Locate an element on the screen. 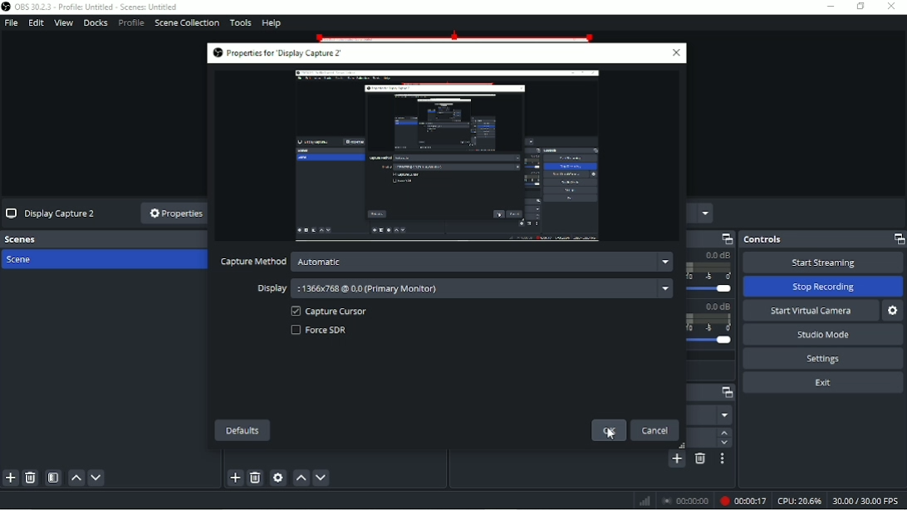 This screenshot has height=510, width=907. Move source(s) down is located at coordinates (321, 478).